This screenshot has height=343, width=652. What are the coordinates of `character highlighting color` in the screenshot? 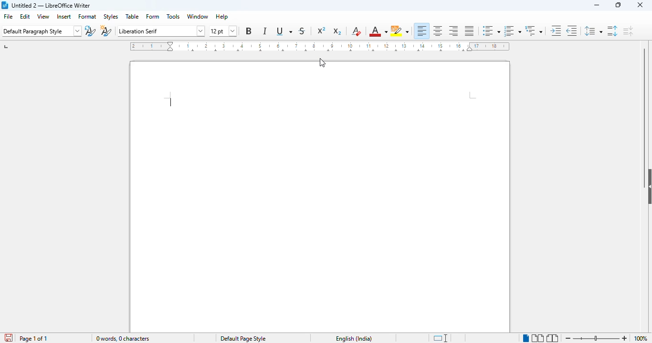 It's located at (400, 31).